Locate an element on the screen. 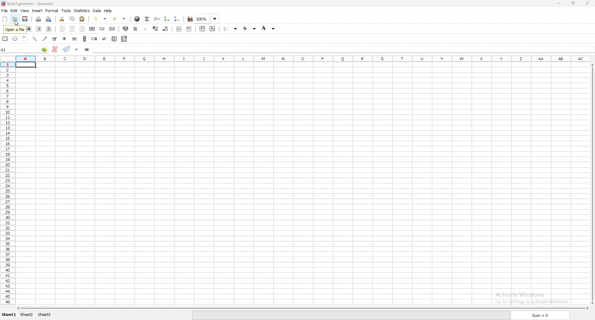  Active Windows Go to Settings Windows is located at coordinates (533, 296).